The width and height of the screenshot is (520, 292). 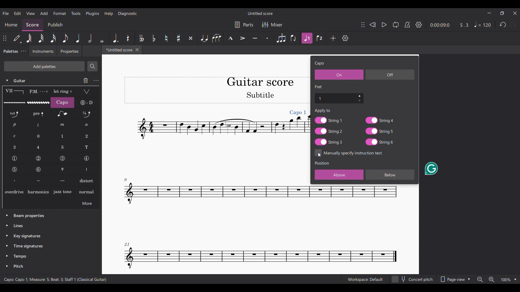 What do you see at coordinates (14, 147) in the screenshot?
I see `LH guitar fingering 3` at bounding box center [14, 147].